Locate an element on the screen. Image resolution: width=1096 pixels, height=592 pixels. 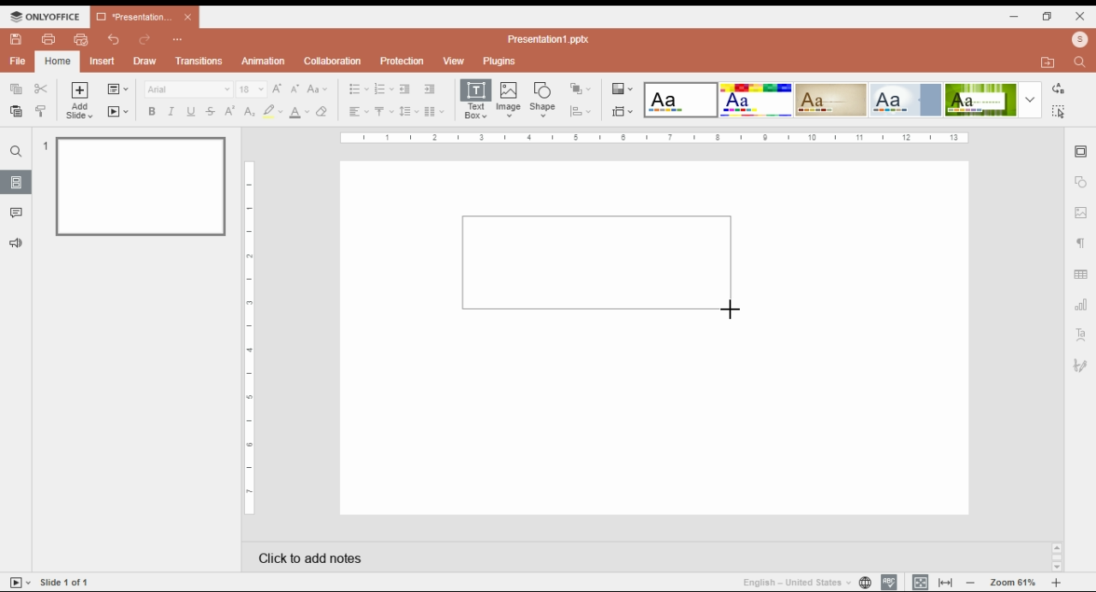
spell check is located at coordinates (890, 583).